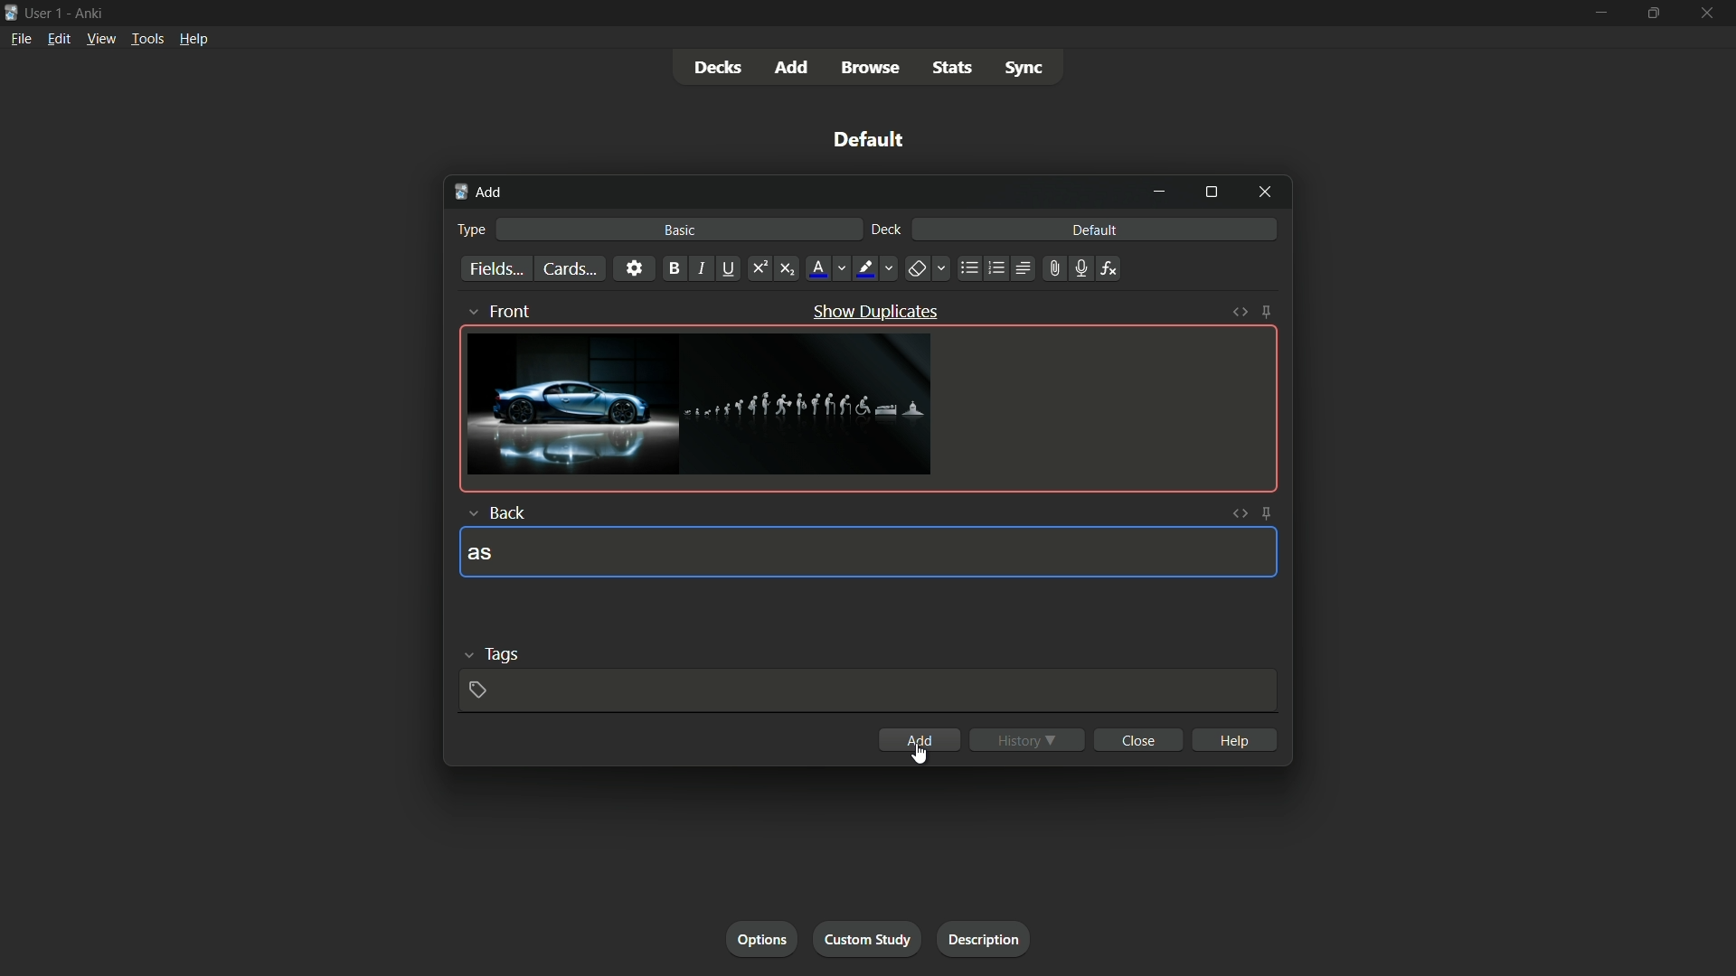 The image size is (1736, 976). Describe the element at coordinates (788, 268) in the screenshot. I see `subscript` at that location.